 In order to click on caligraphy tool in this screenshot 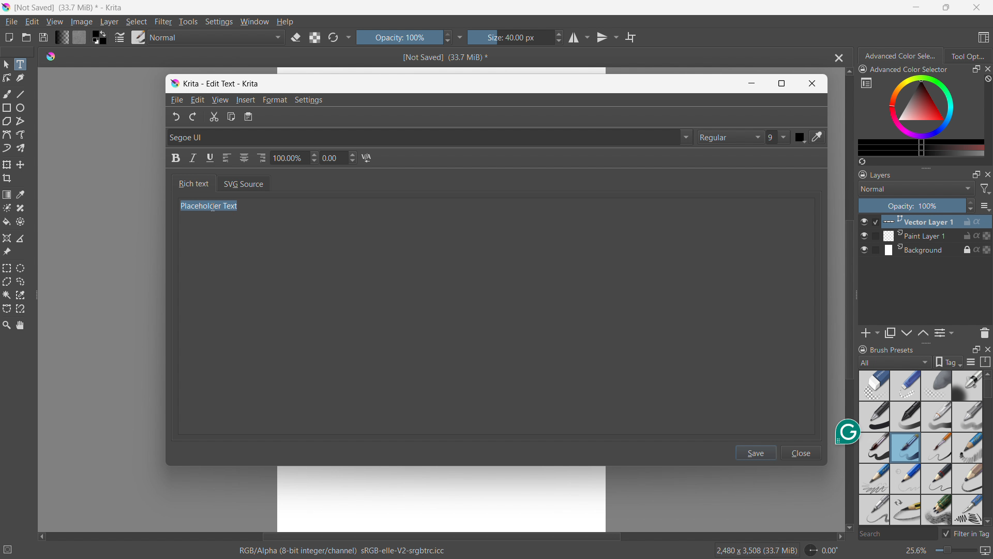, I will do `click(20, 78)`.